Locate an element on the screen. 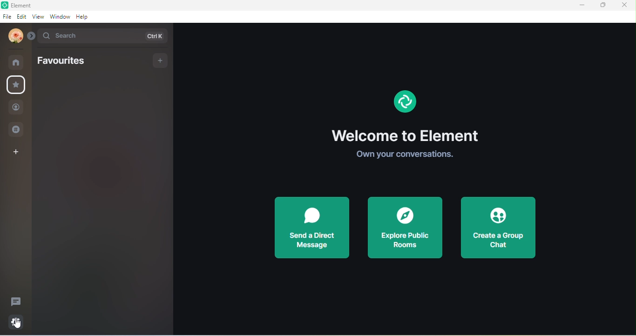 The image size is (636, 336). favourites is located at coordinates (61, 61).